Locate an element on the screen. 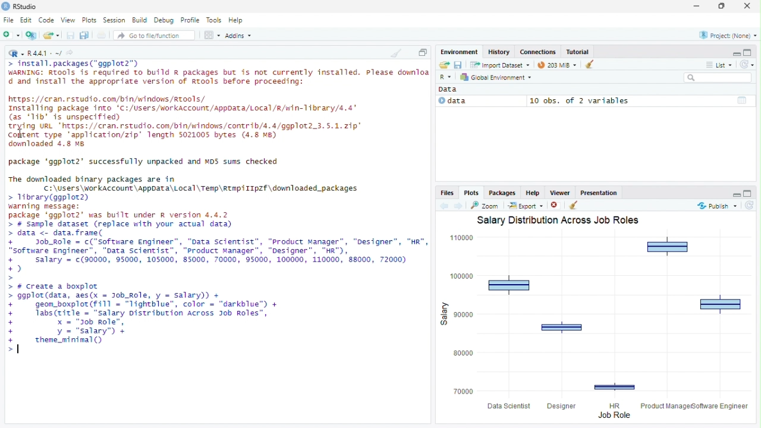  Environment is located at coordinates (460, 52).